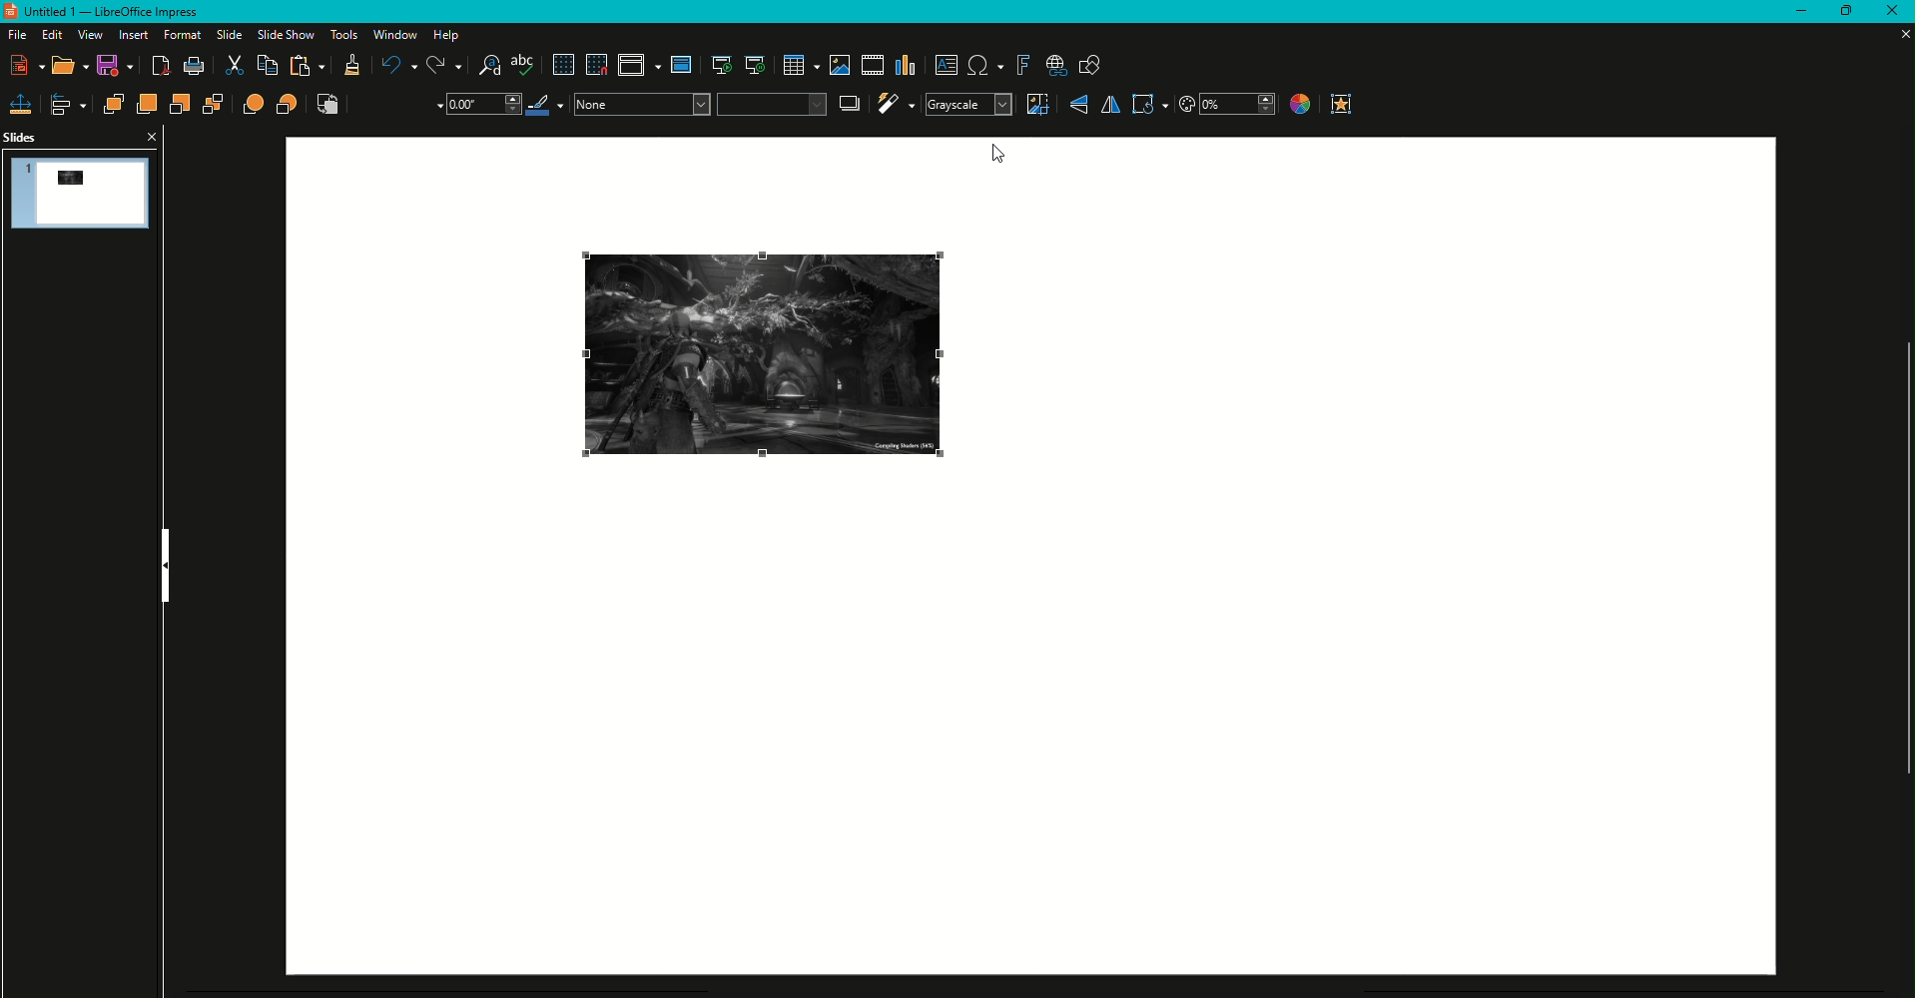 The height and width of the screenshot is (998, 1915). What do you see at coordinates (29, 65) in the screenshot?
I see `New` at bounding box center [29, 65].